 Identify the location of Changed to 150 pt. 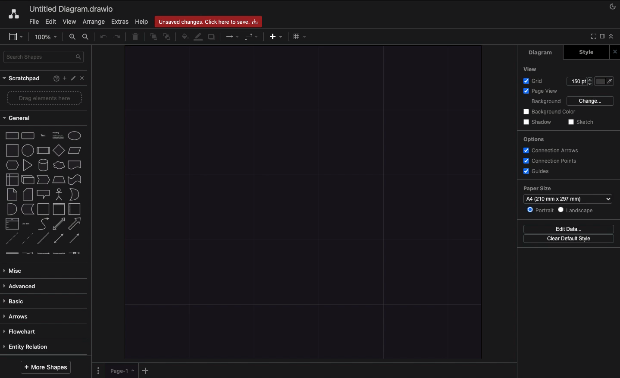
(579, 81).